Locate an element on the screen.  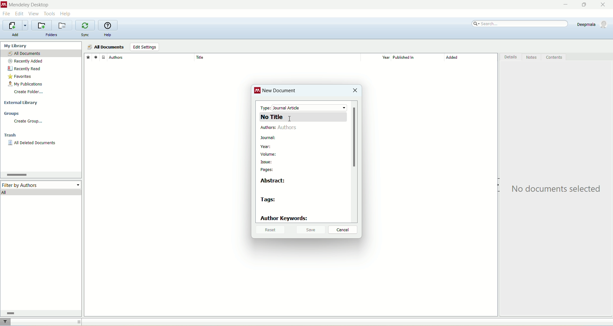
close is located at coordinates (355, 91).